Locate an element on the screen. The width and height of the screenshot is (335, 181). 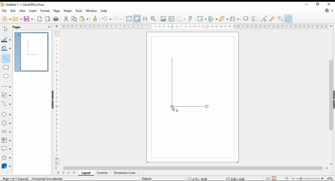
icon and filename is located at coordinates (24, 5).